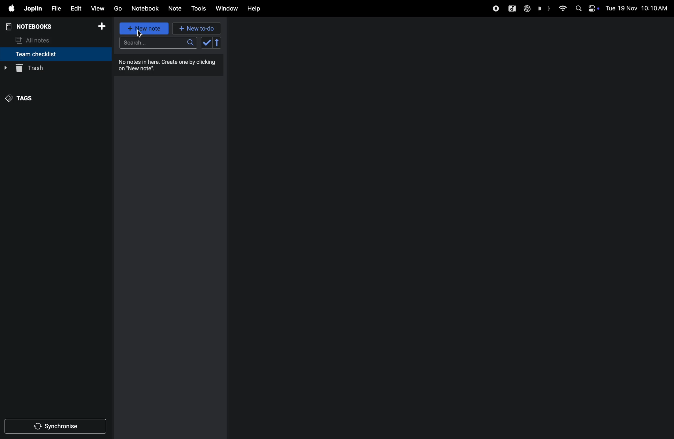 The width and height of the screenshot is (674, 439). What do you see at coordinates (561, 8) in the screenshot?
I see `wifi` at bounding box center [561, 8].